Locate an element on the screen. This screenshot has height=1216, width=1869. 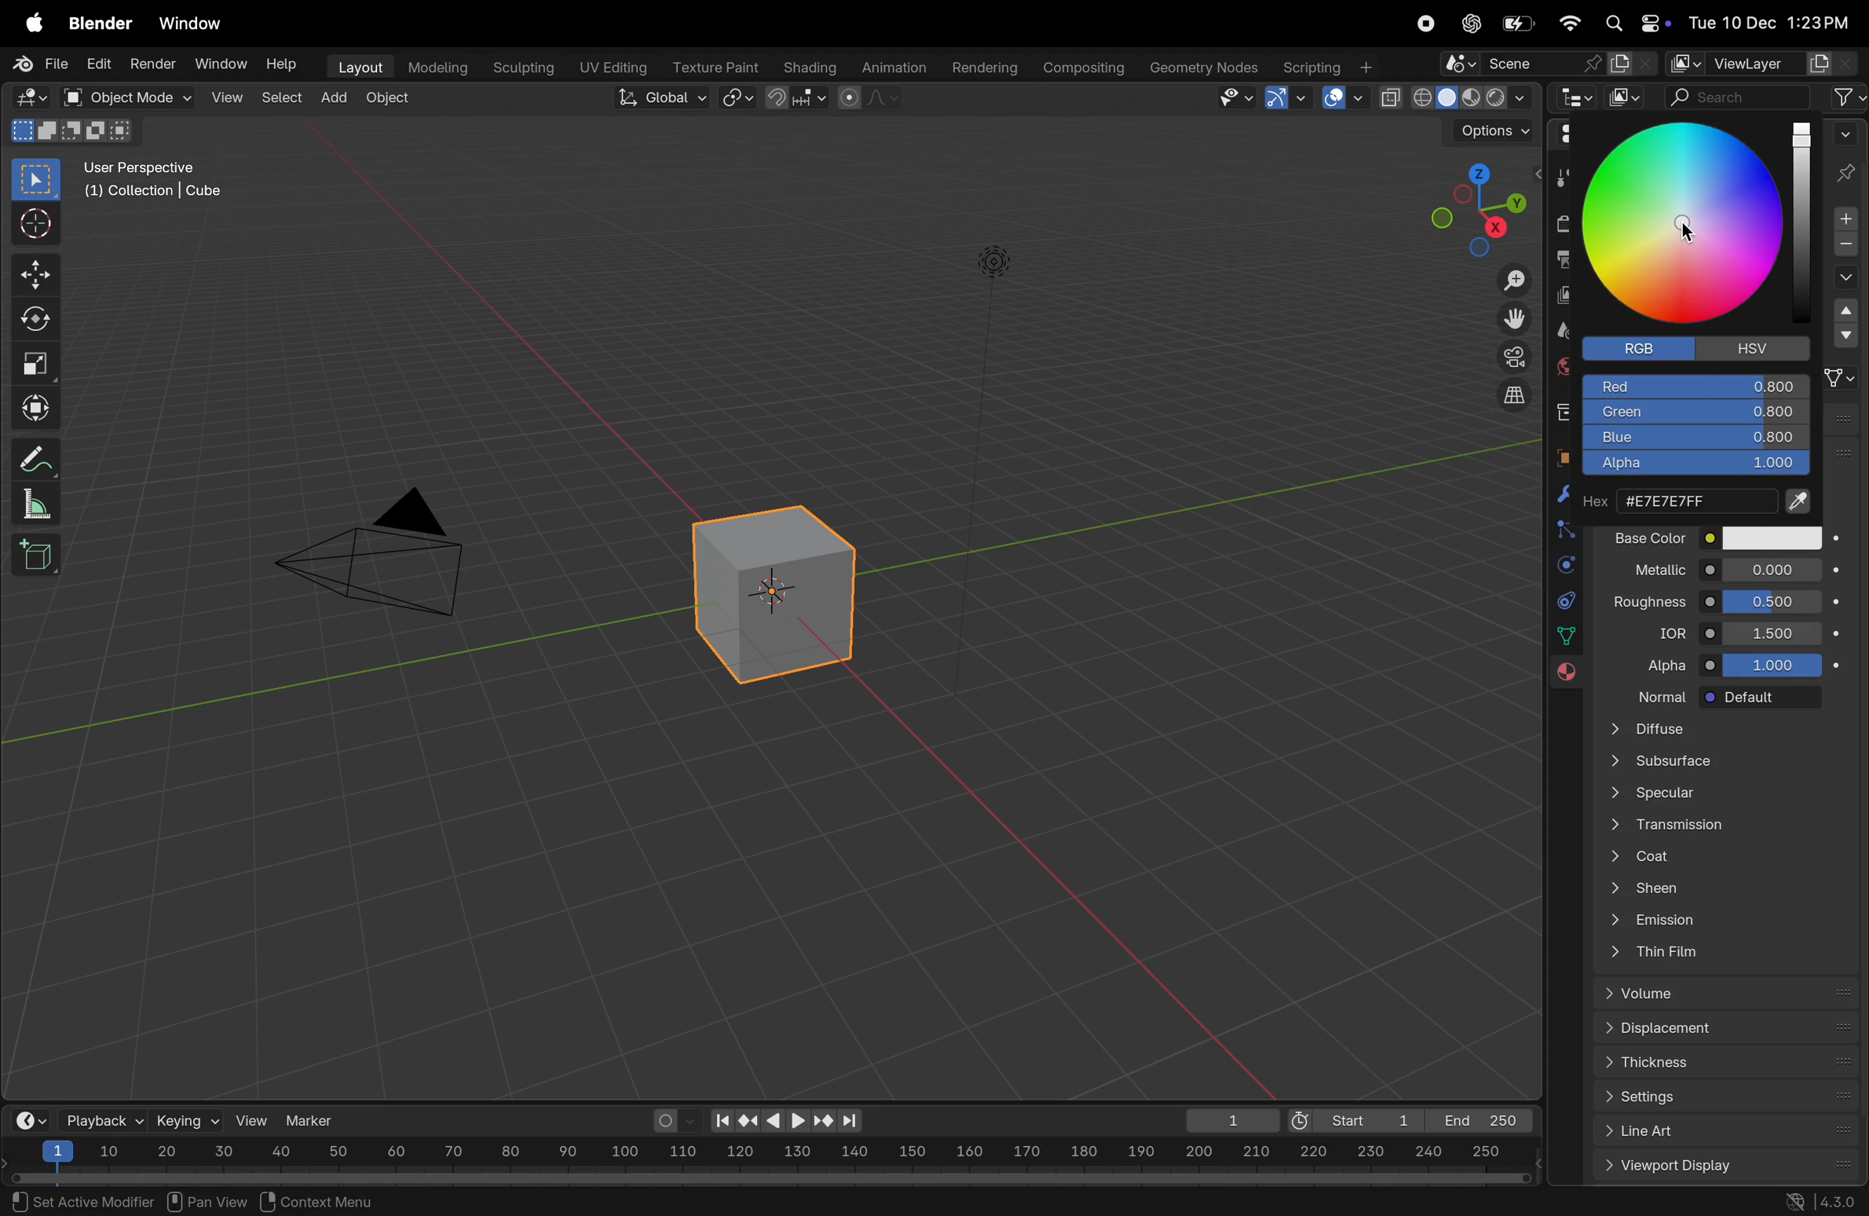
normal is located at coordinates (1652, 695).